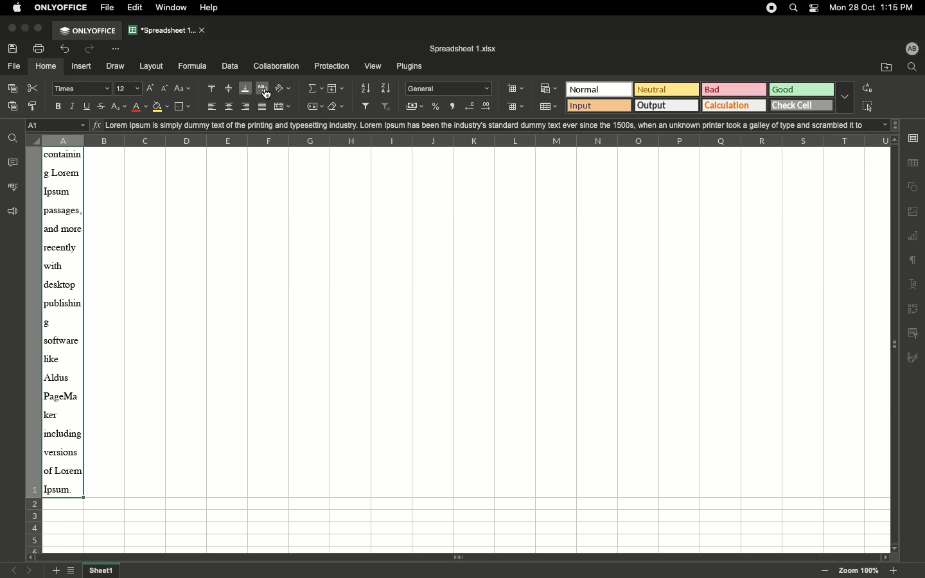  What do you see at coordinates (867, 88) in the screenshot?
I see `Replace` at bounding box center [867, 88].